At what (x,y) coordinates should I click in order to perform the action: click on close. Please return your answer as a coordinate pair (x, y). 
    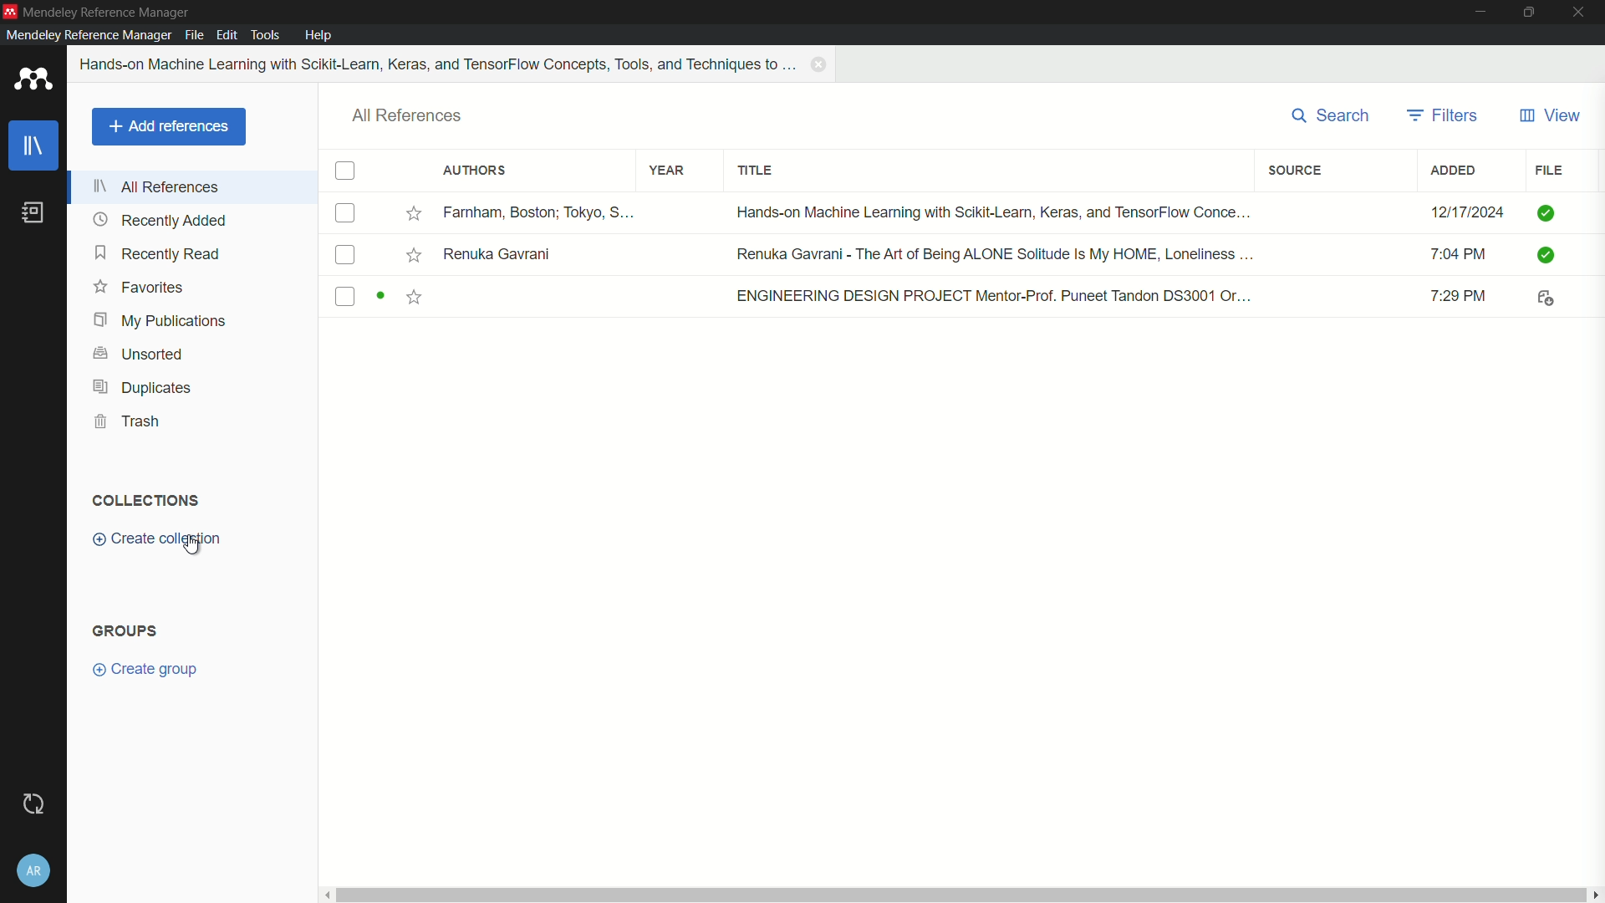
    Looking at the image, I should click on (1583, 13).